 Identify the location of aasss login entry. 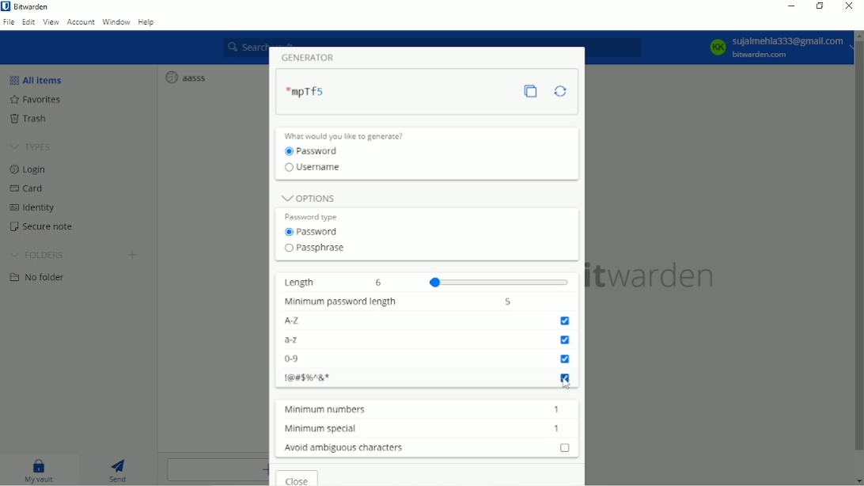
(188, 77).